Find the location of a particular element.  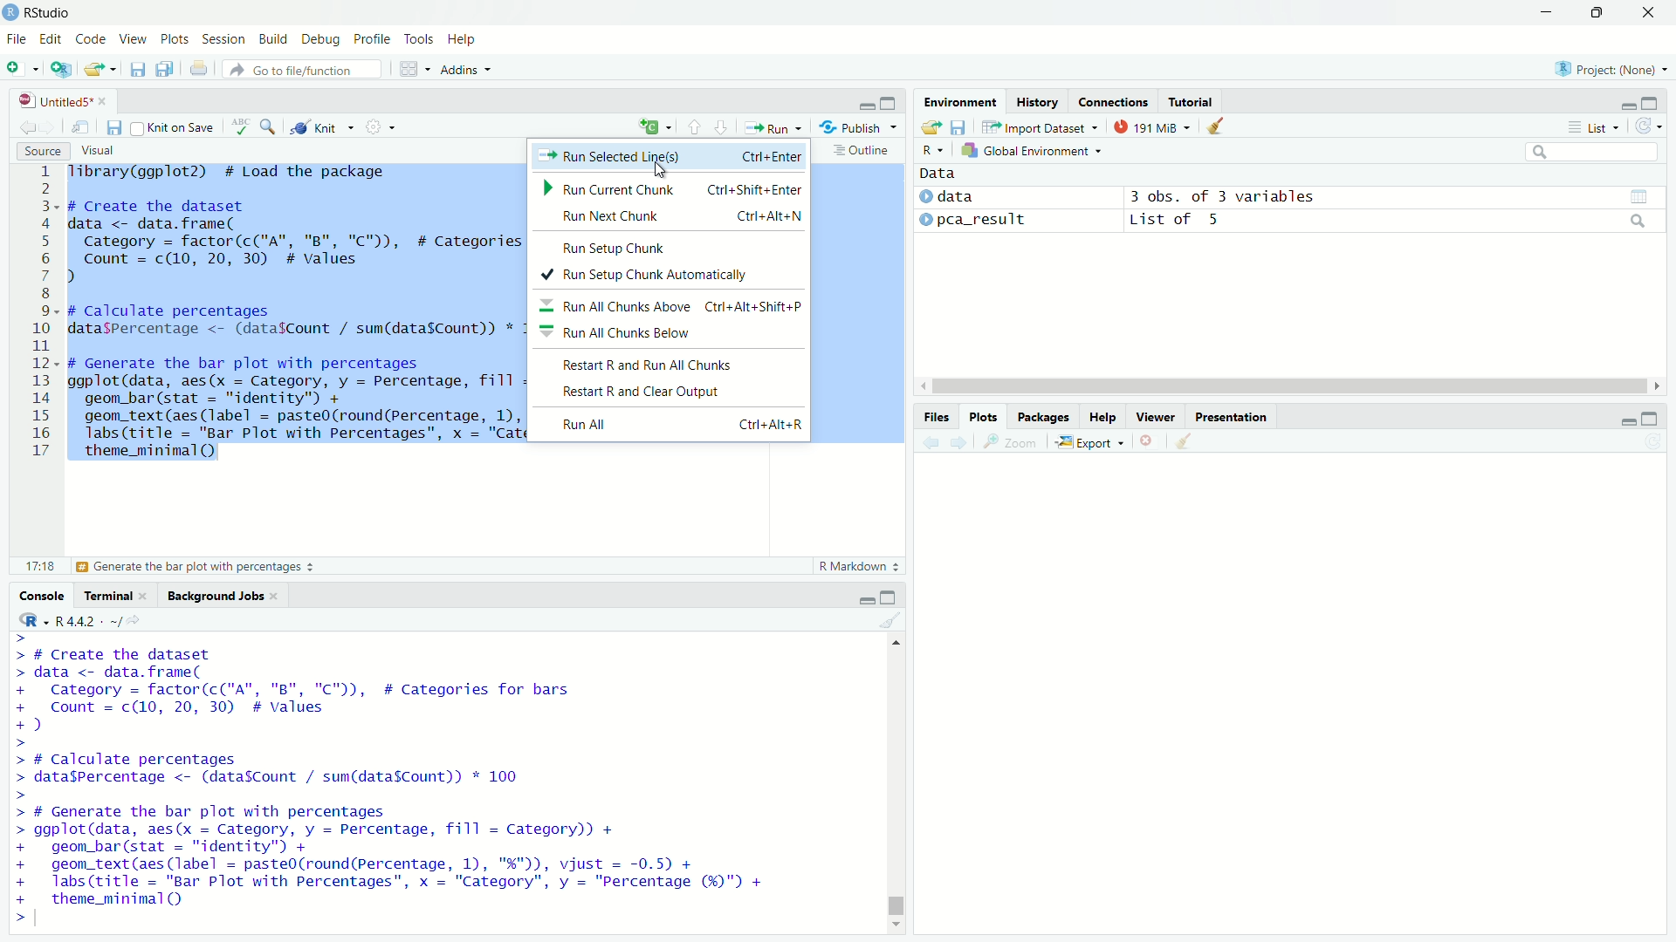

run all is located at coordinates (677, 422).